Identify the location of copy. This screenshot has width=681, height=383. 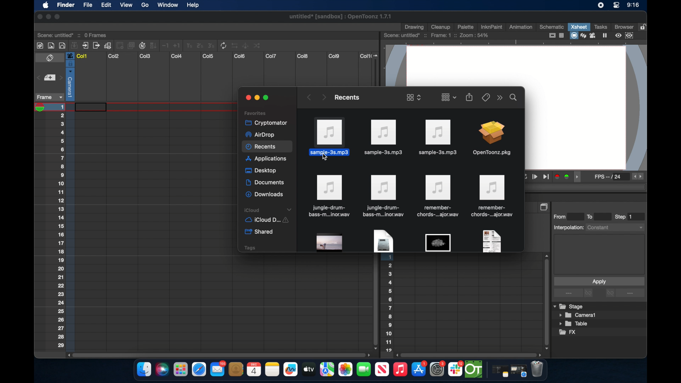
(545, 207).